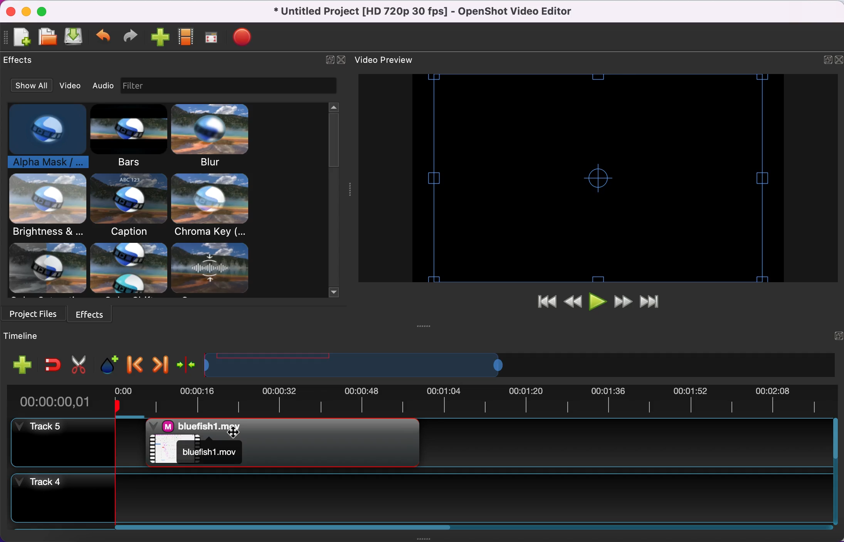  I want to click on cut, so click(78, 364).